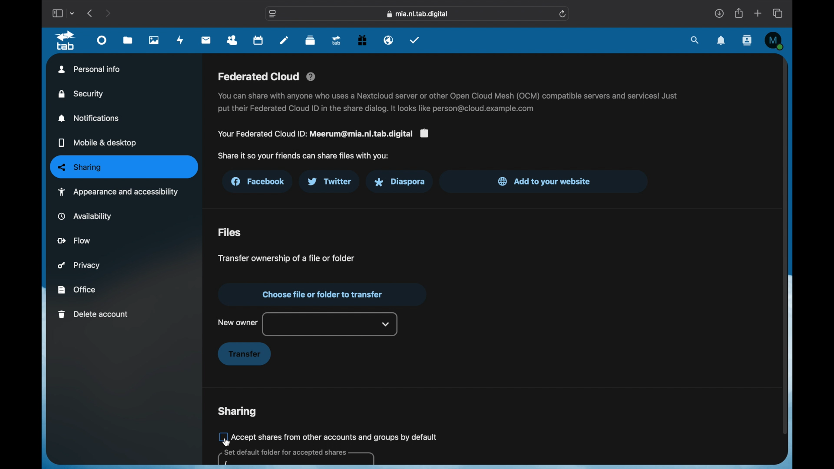  What do you see at coordinates (73, 13) in the screenshot?
I see `tab group picker` at bounding box center [73, 13].